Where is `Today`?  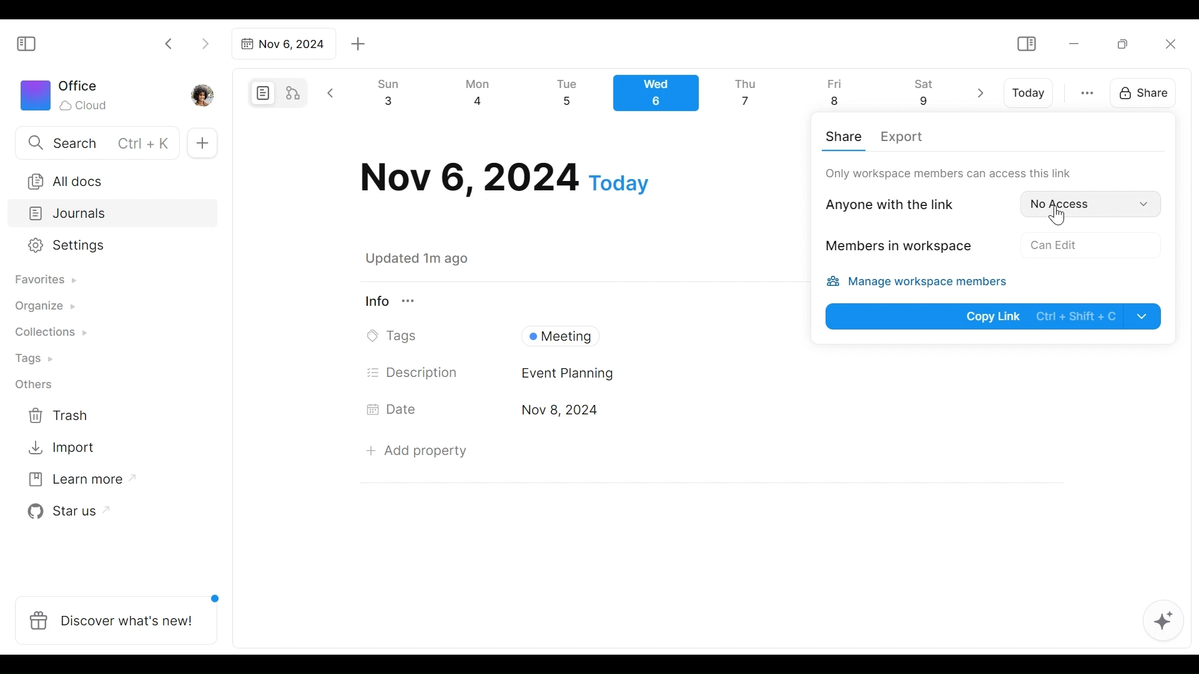
Today is located at coordinates (1030, 93).